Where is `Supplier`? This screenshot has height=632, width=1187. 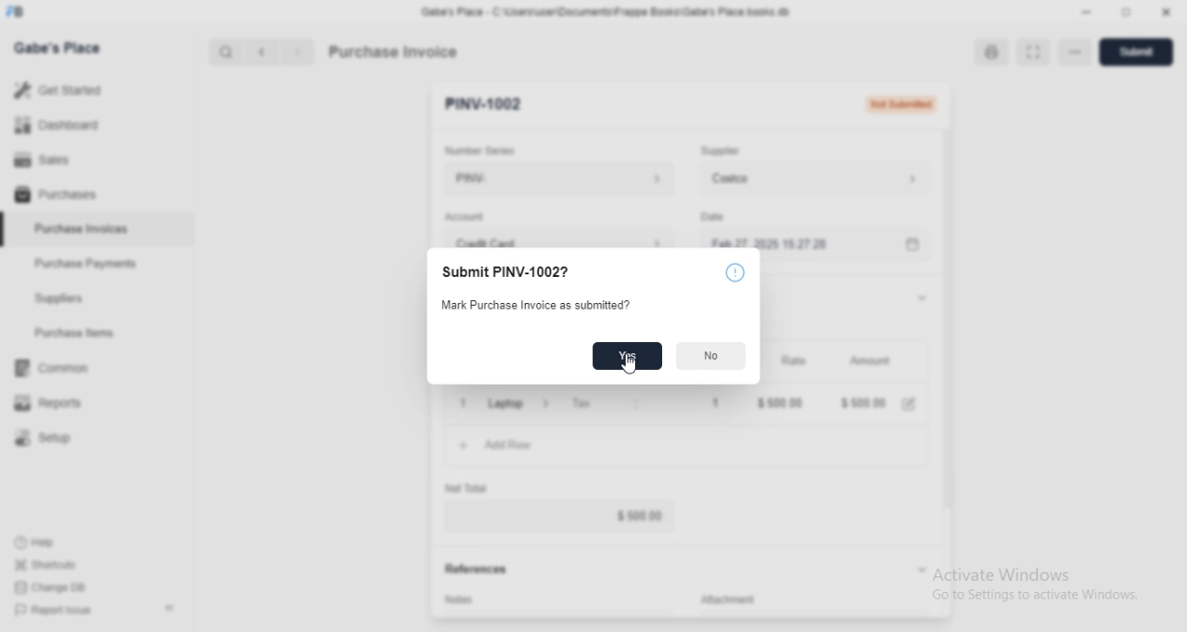
Supplier is located at coordinates (721, 151).